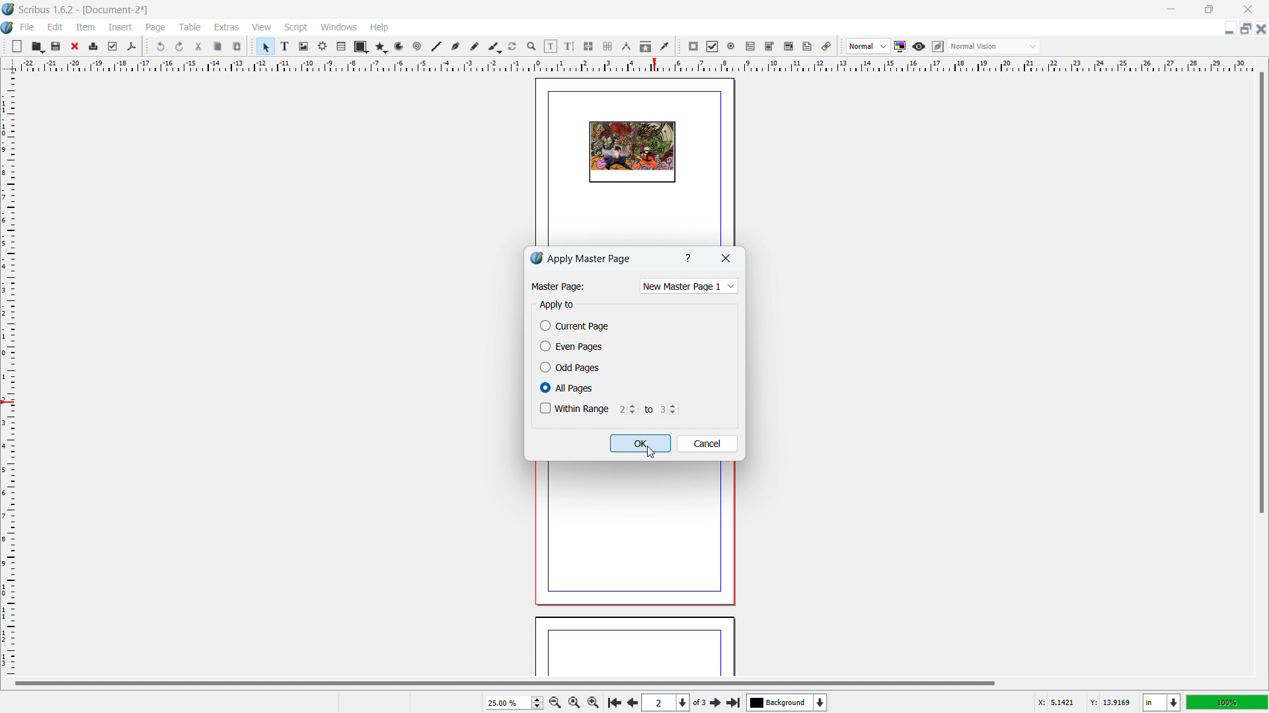 Image resolution: width=1269 pixels, height=713 pixels. Describe the element at coordinates (631, 538) in the screenshot. I see `page` at that location.